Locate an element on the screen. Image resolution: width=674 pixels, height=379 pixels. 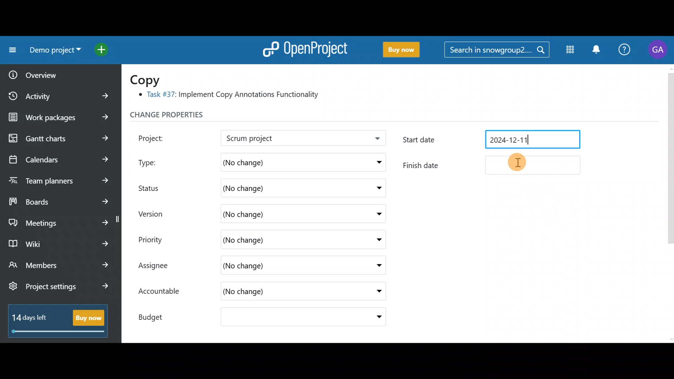
Cursor is located at coordinates (522, 162).